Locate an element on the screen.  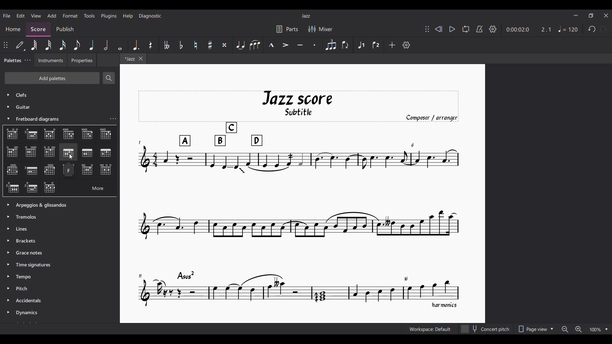
Chart 12 is located at coordinates (12, 170).